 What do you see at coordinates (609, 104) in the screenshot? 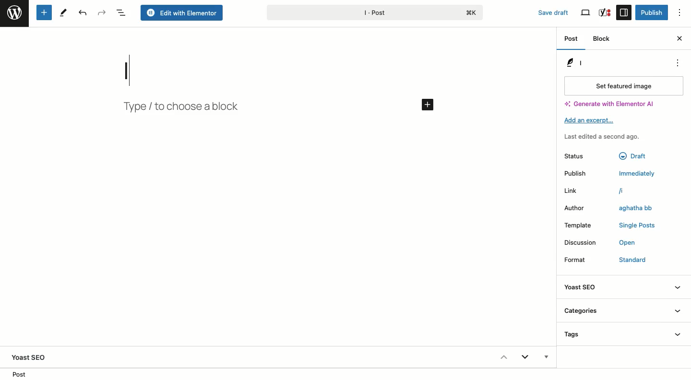
I see `Generate with Elementor Al` at bounding box center [609, 104].